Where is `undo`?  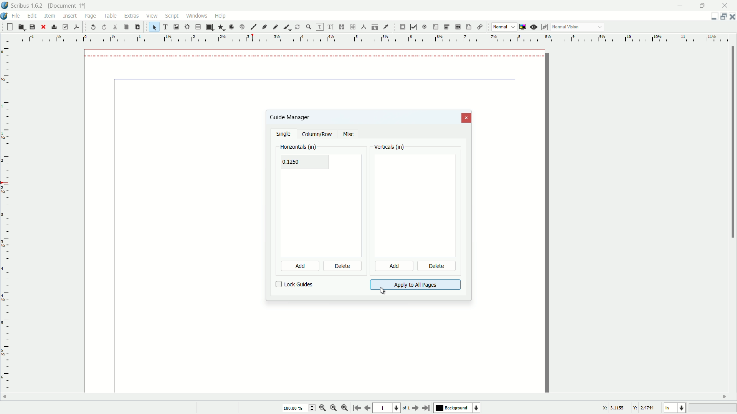 undo is located at coordinates (94, 27).